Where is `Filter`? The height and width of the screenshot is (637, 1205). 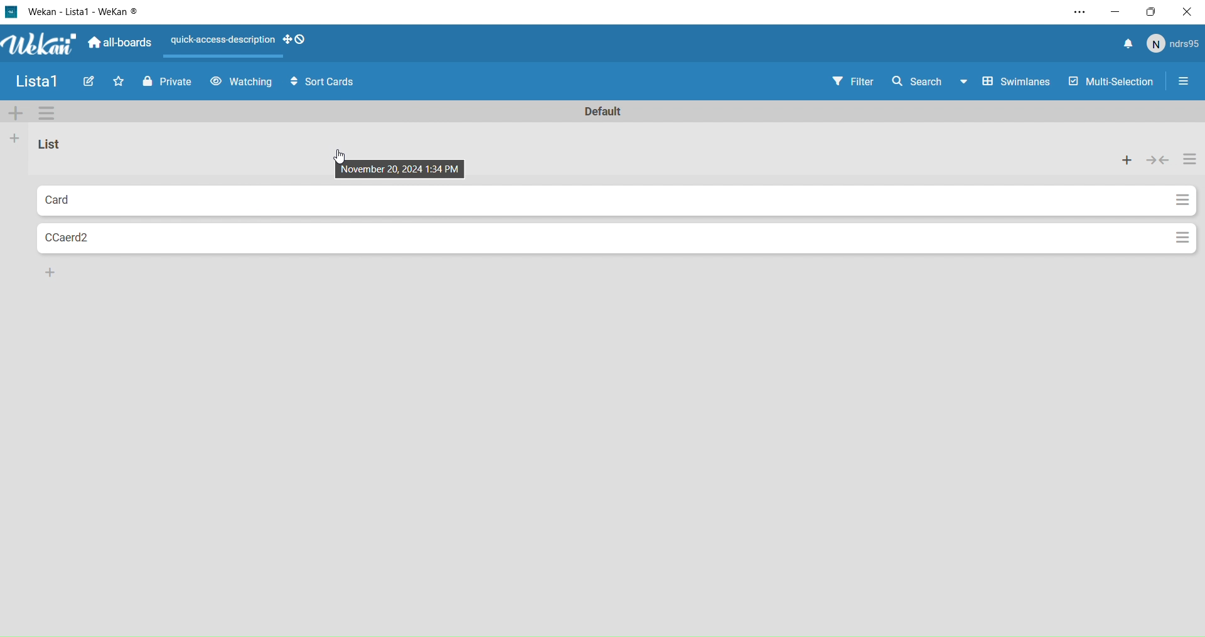 Filter is located at coordinates (852, 82).